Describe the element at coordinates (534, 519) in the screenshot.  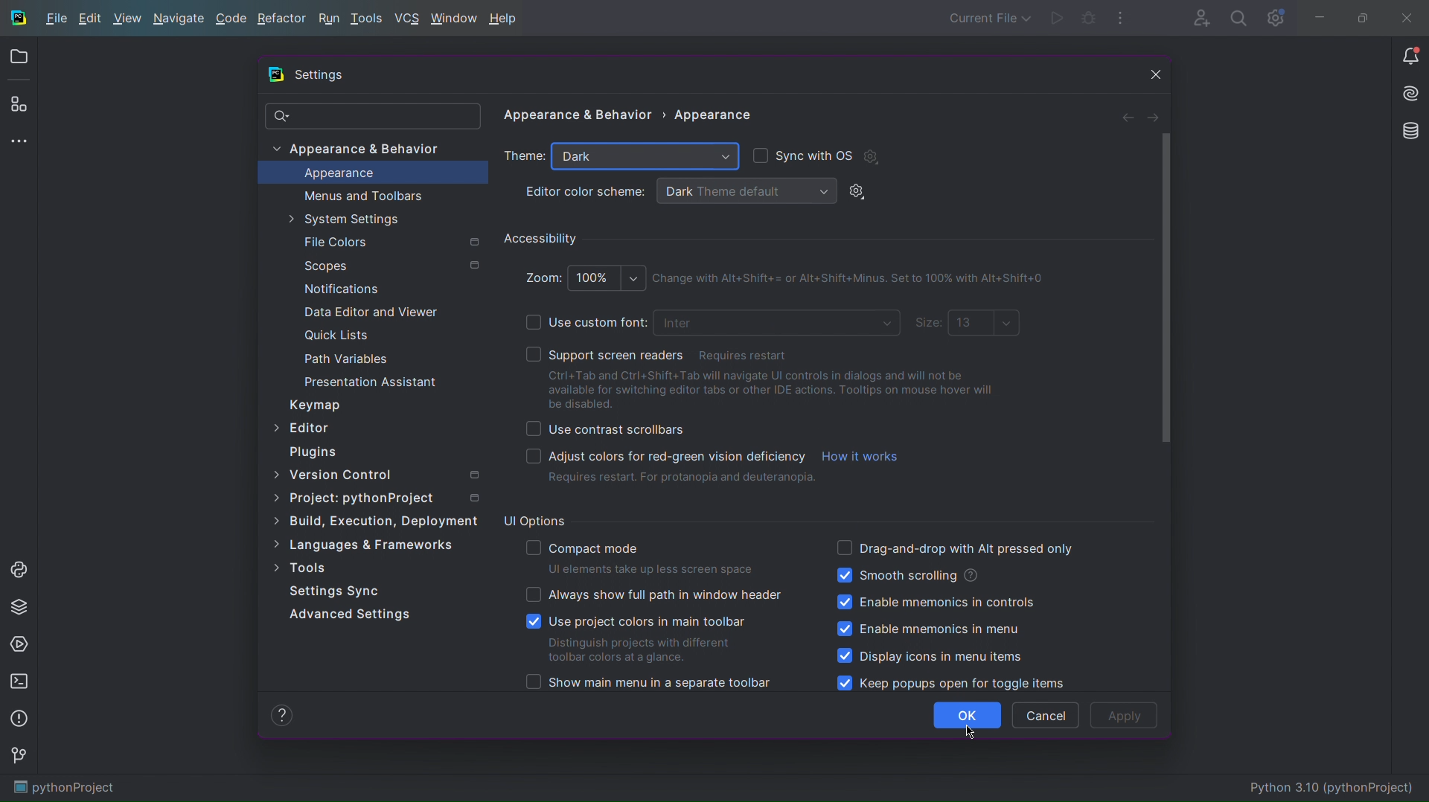
I see `UI Options` at that location.